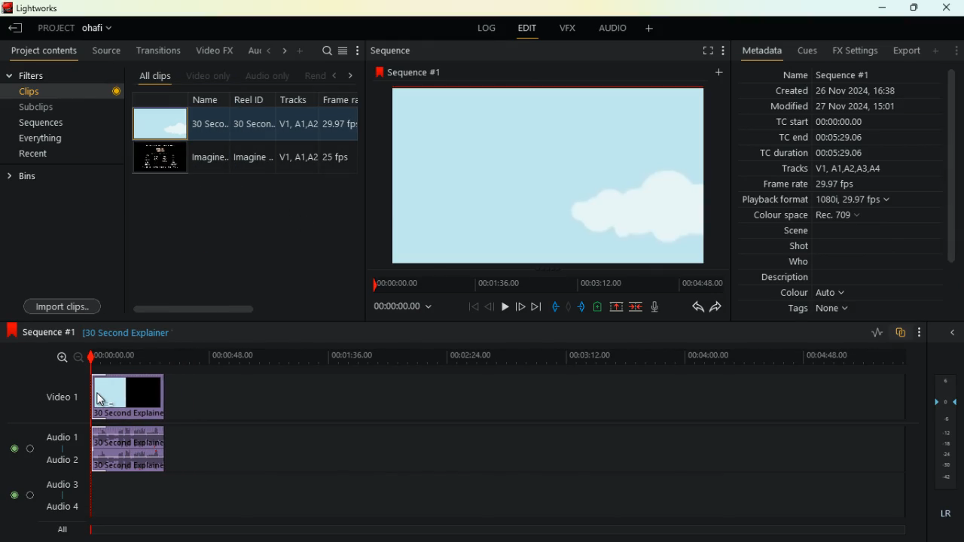 This screenshot has width=964, height=542. Describe the element at coordinates (840, 152) in the screenshot. I see `tc duration 00:05:29:06` at that location.